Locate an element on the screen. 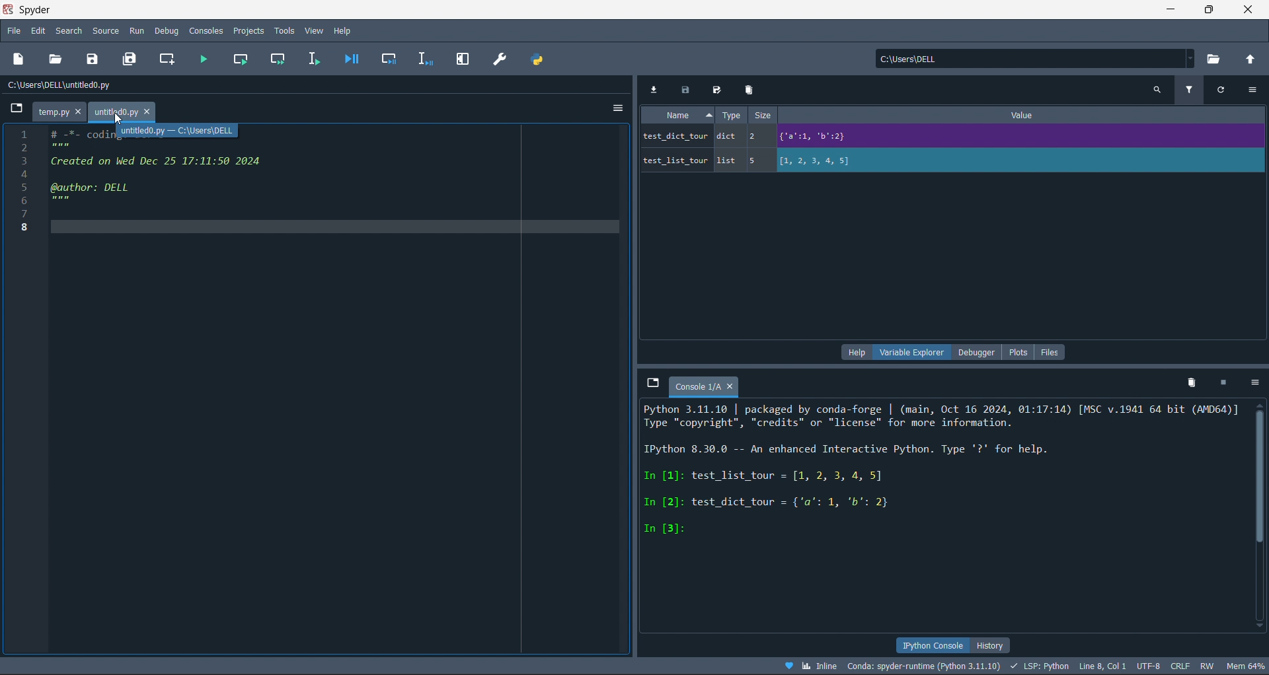 The image size is (1269, 675). run file is located at coordinates (206, 58).